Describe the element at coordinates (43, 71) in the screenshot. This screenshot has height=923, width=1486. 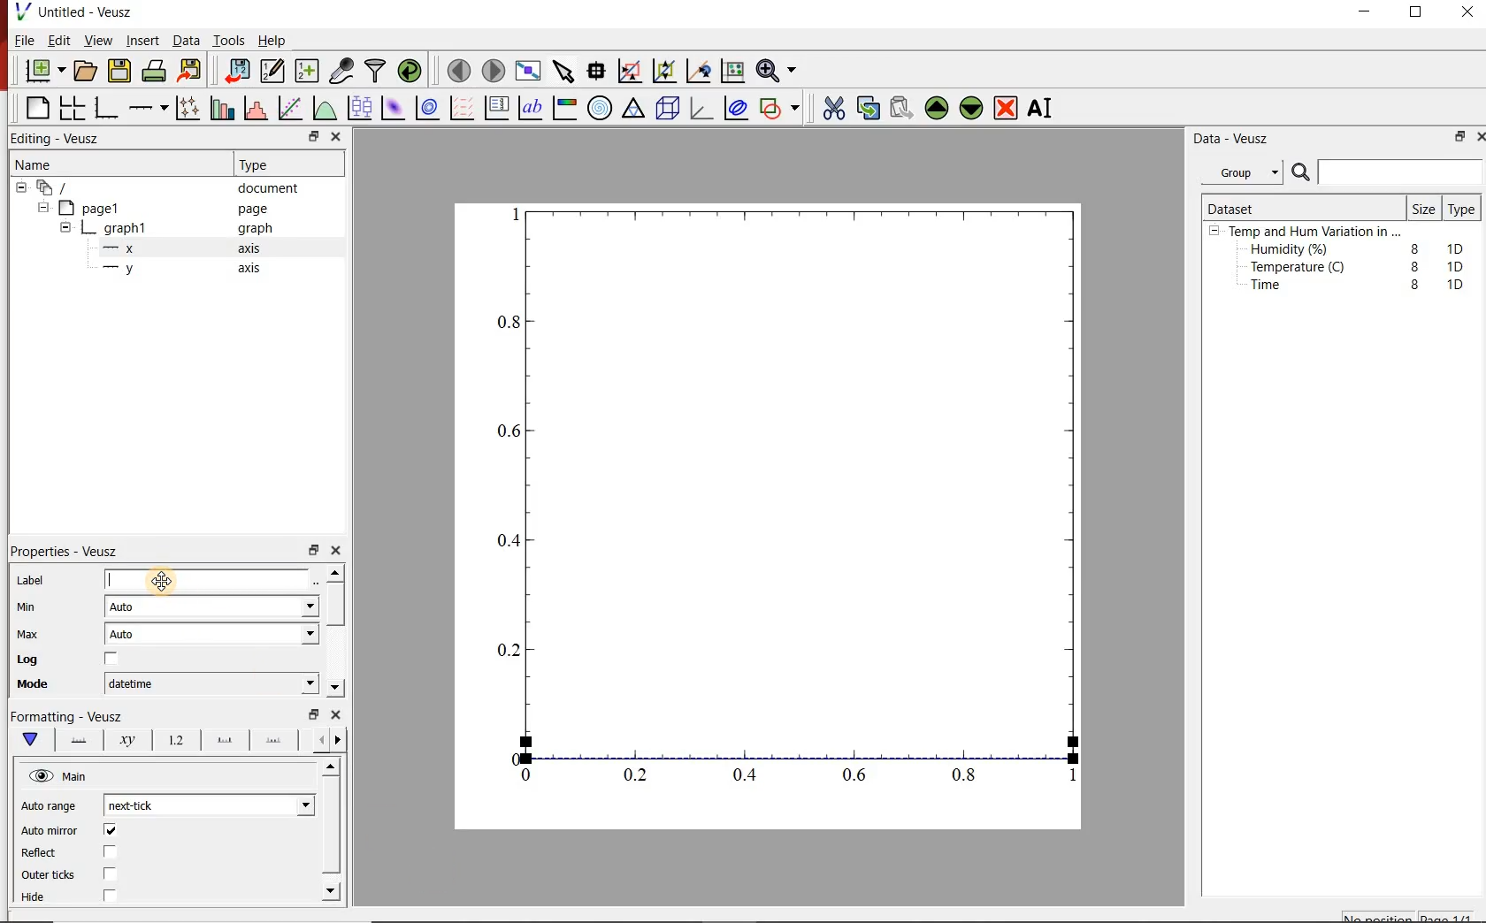
I see `new document` at that location.